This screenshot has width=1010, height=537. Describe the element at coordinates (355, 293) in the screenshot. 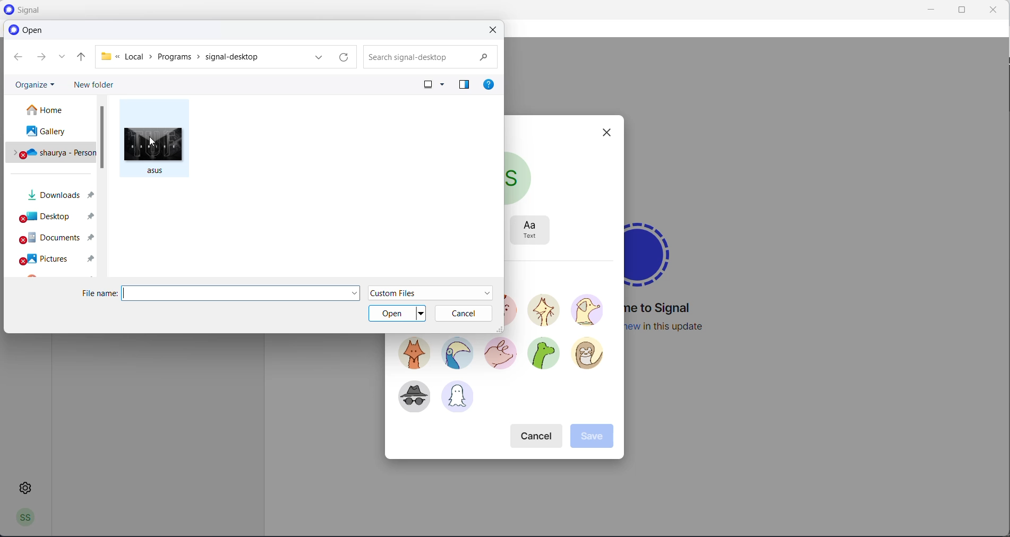

I see `file name dropdown button` at that location.